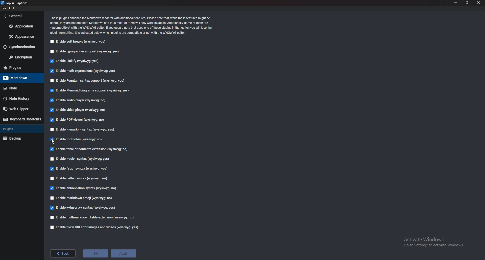 The image size is (485, 260). I want to click on Enable sub syntax, so click(80, 159).